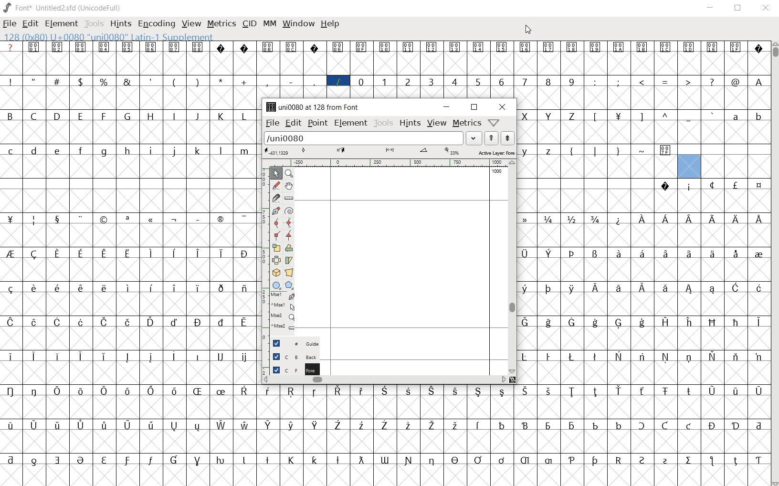 The width and height of the screenshot is (779, 486). What do you see at coordinates (735, 185) in the screenshot?
I see `glyph` at bounding box center [735, 185].